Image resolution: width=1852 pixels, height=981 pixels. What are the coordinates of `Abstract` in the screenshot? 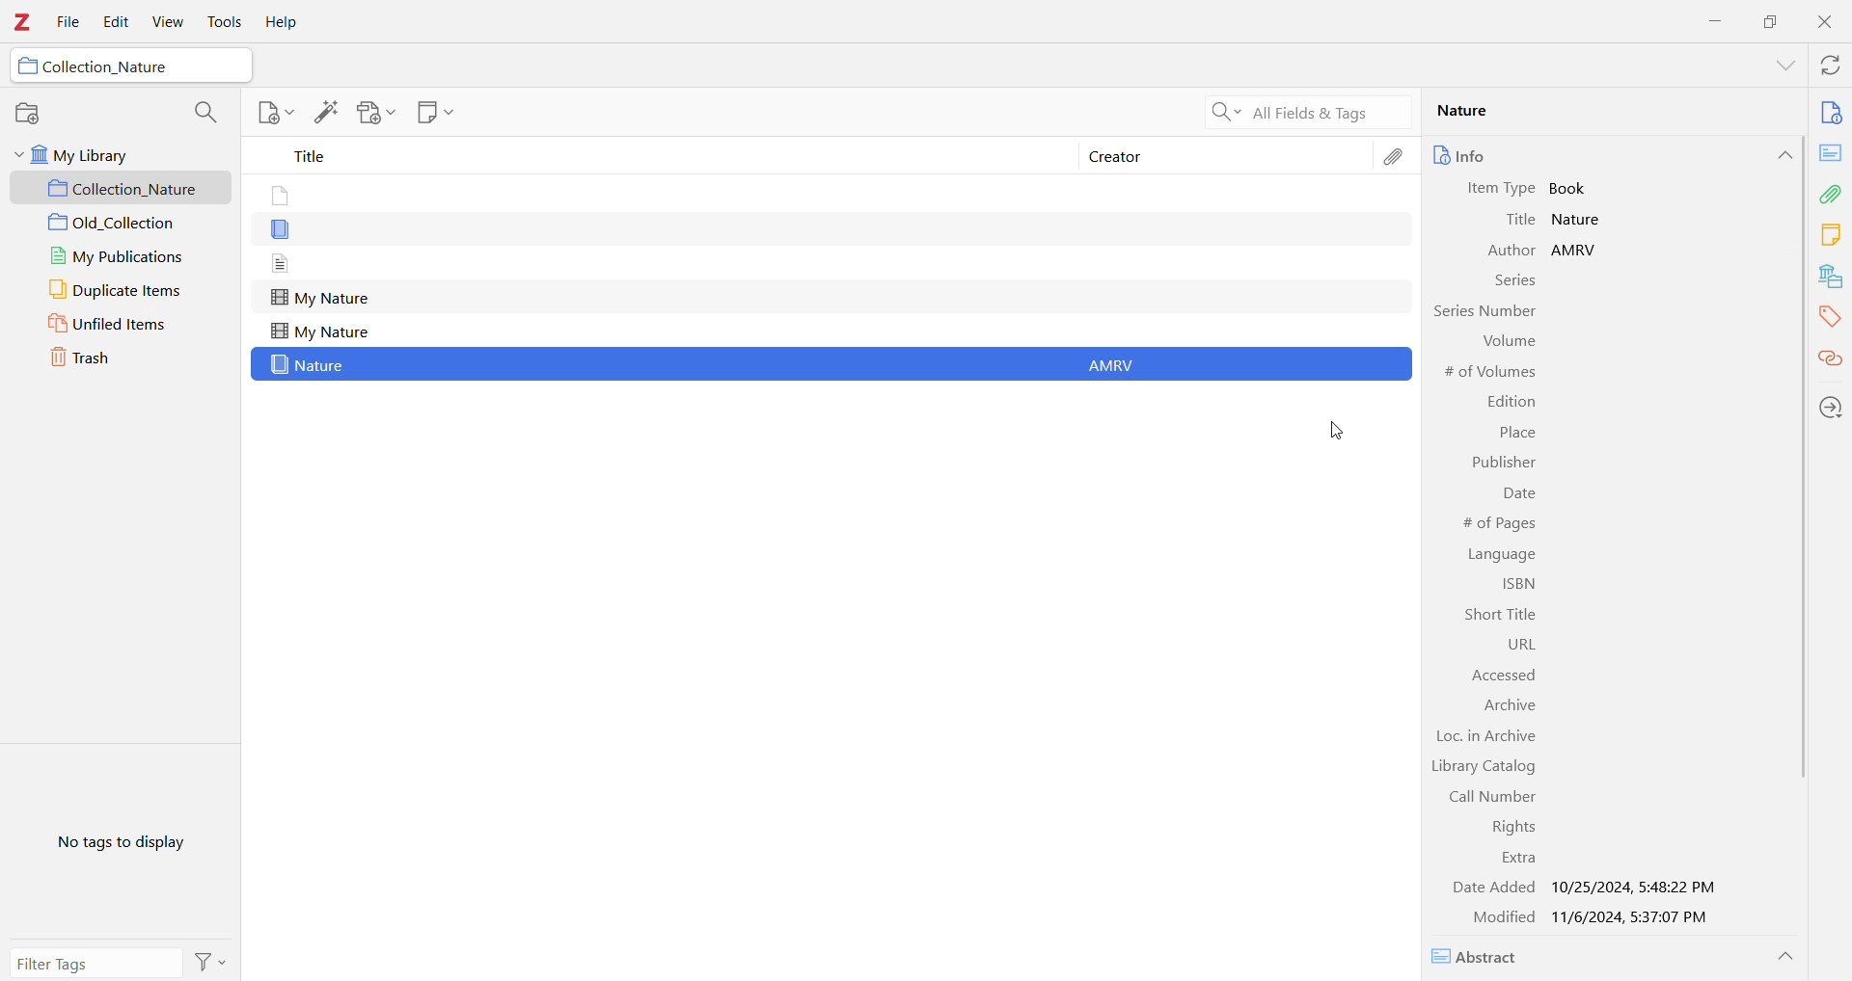 It's located at (1483, 957).